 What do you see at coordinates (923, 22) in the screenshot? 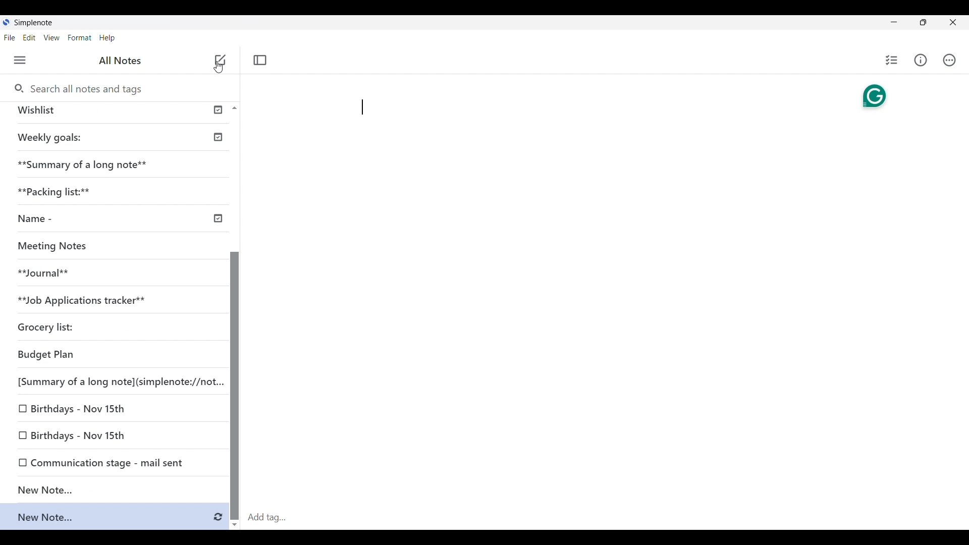
I see `toggle screen` at bounding box center [923, 22].